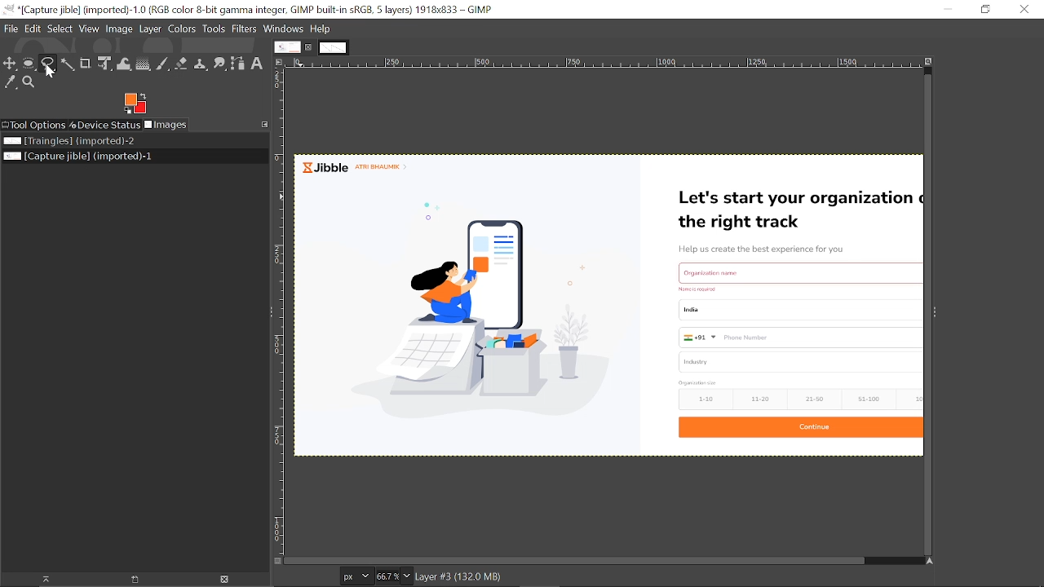 The height and width of the screenshot is (587, 1044). I want to click on Restore down, so click(984, 9).